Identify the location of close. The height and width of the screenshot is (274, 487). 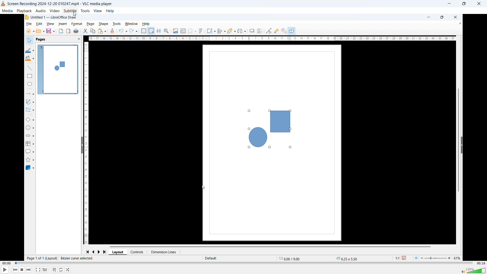
(455, 17).